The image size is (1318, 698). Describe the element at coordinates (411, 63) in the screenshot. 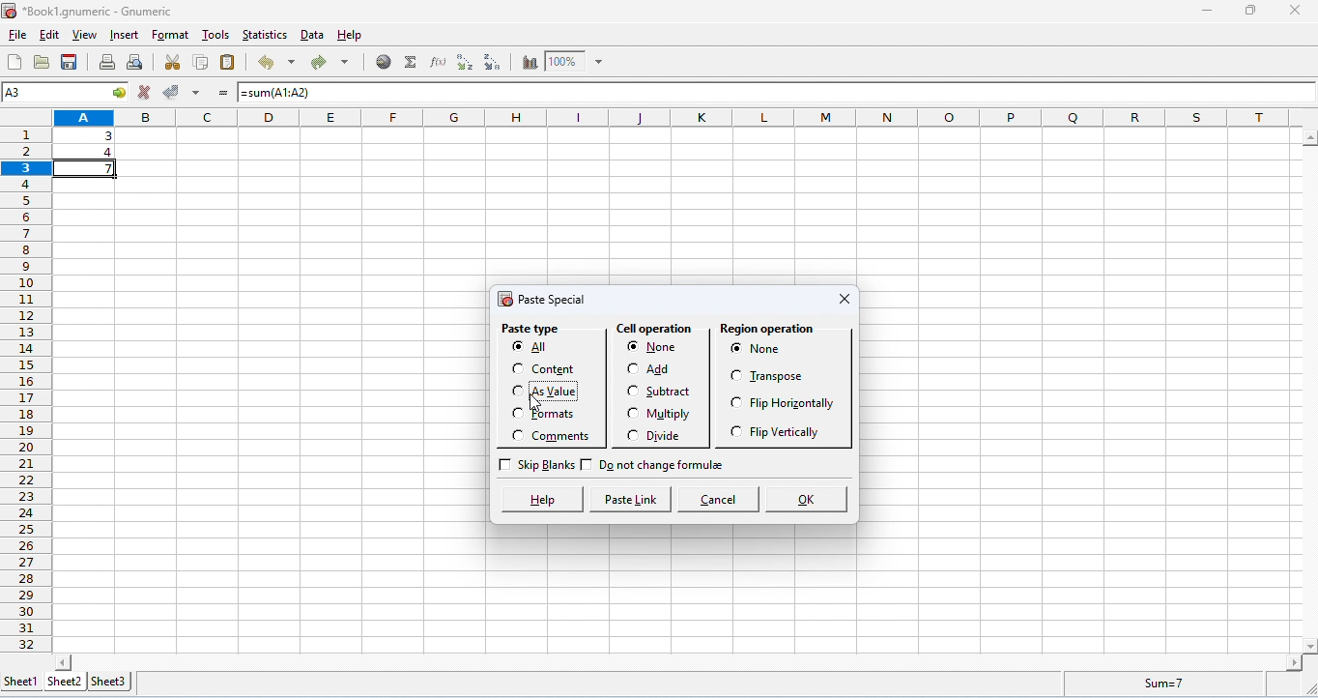

I see `select function` at that location.